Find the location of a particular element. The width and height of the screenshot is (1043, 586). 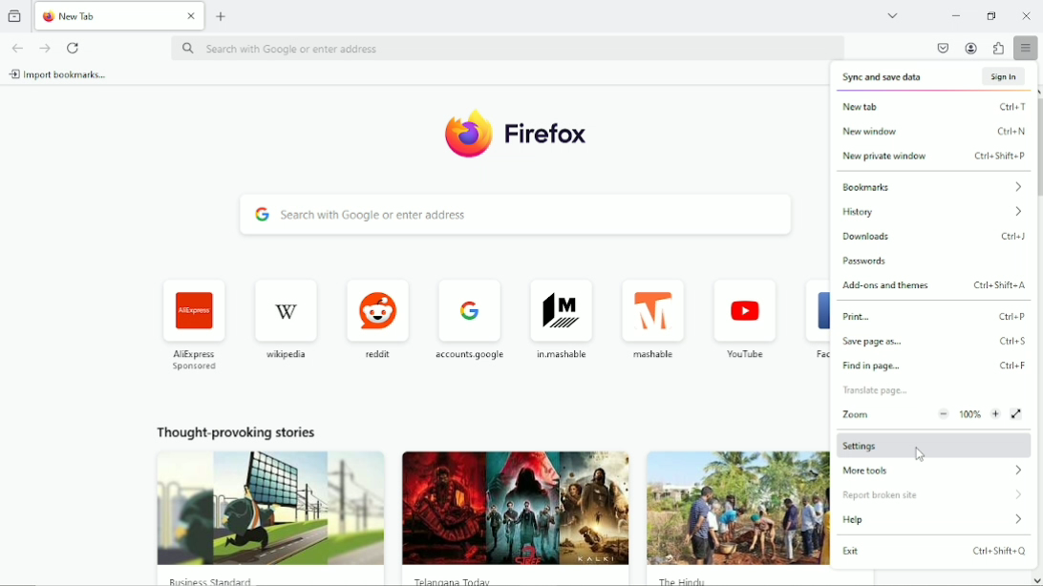

New window is located at coordinates (934, 132).